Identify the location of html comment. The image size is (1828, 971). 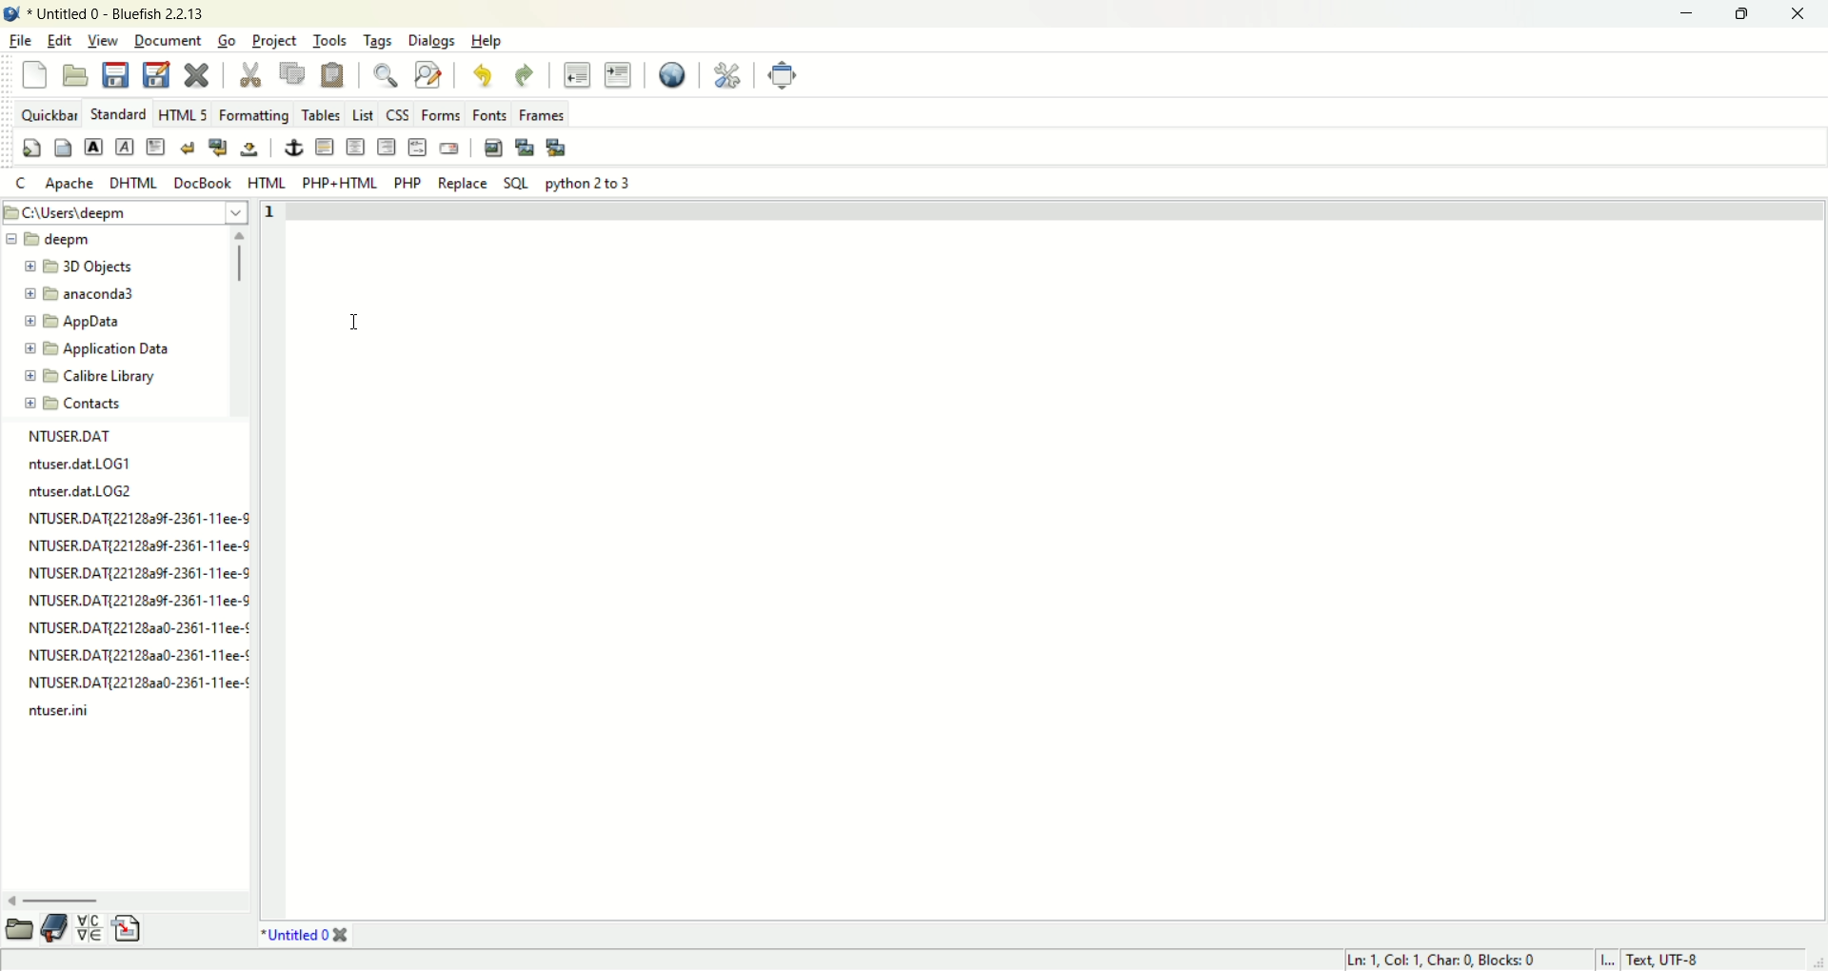
(418, 149).